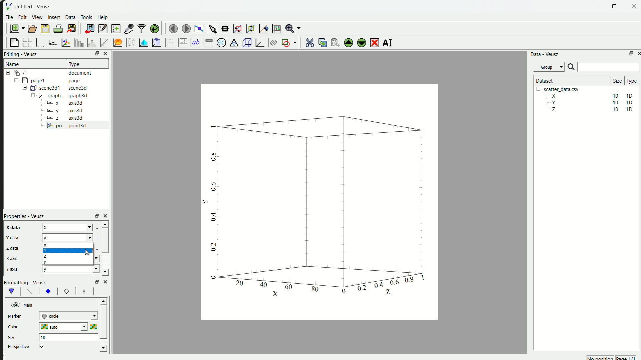 This screenshot has height=360, width=641. I want to click on y data, so click(9, 237).